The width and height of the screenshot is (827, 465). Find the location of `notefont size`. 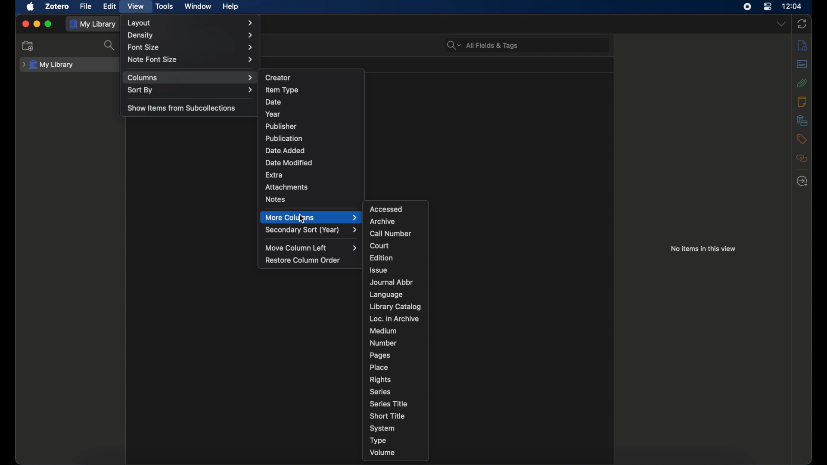

notefont size is located at coordinates (192, 59).